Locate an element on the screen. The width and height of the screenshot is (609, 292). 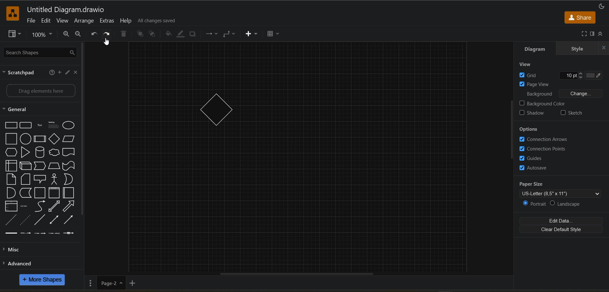
format is located at coordinates (592, 35).